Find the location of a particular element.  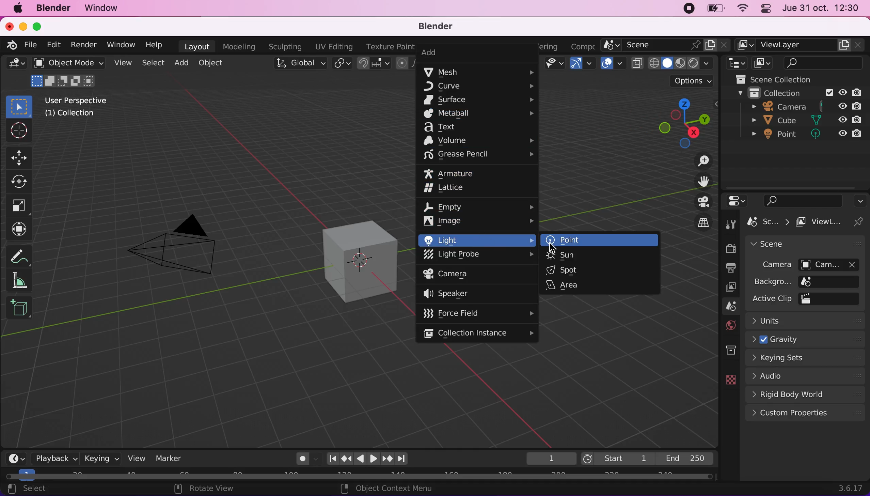

scene is located at coordinates (801, 245).